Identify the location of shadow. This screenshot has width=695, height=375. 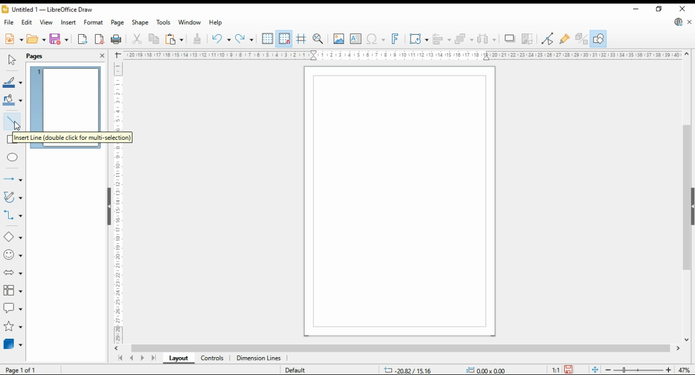
(510, 38).